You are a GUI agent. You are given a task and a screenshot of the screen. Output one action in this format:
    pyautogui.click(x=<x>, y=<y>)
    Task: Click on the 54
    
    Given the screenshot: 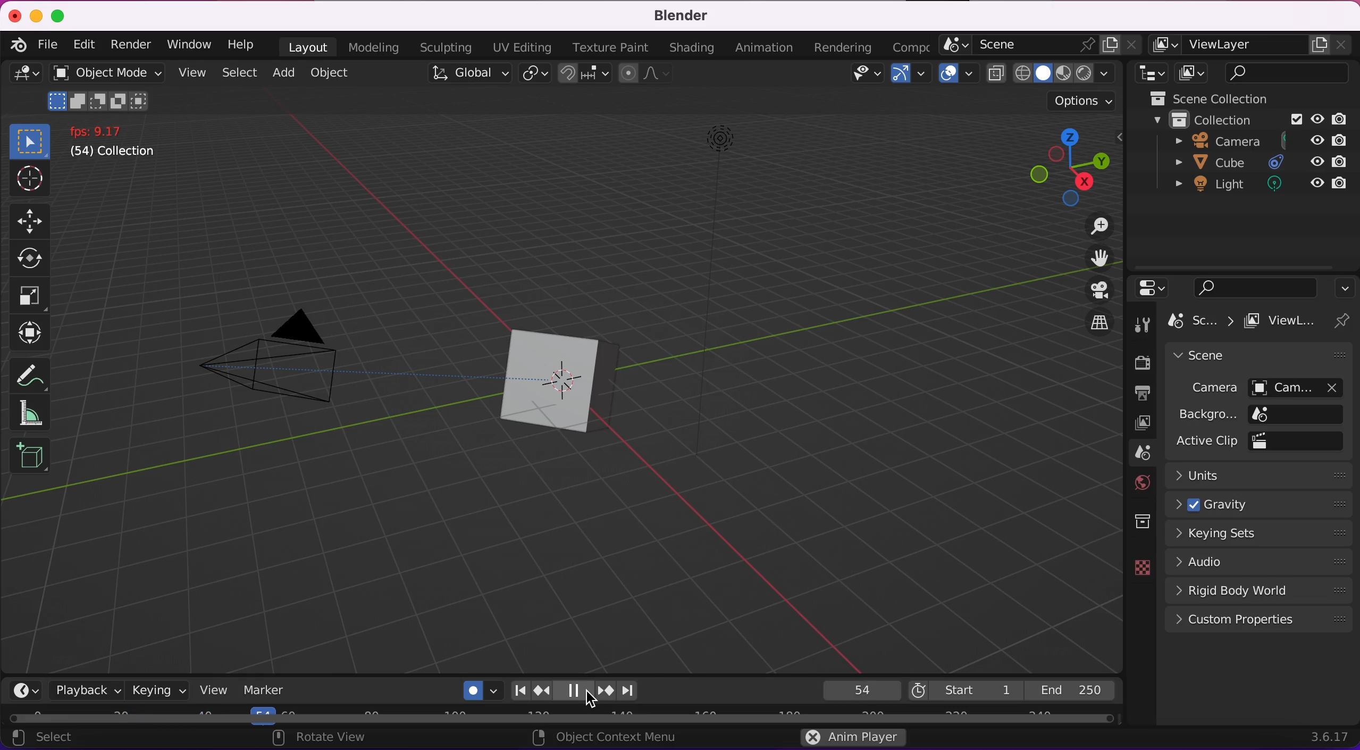 What is the action you would take?
    pyautogui.click(x=857, y=689)
    